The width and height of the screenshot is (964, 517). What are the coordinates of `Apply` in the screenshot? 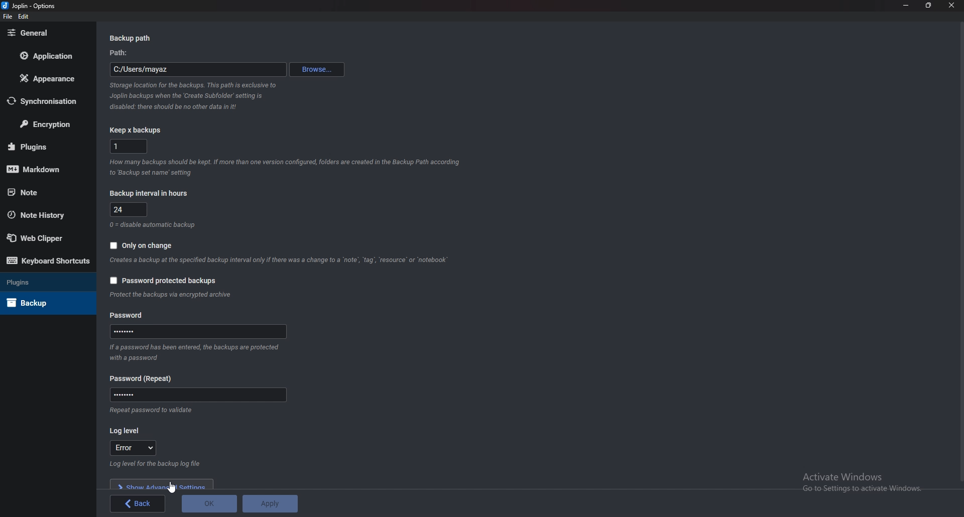 It's located at (269, 502).